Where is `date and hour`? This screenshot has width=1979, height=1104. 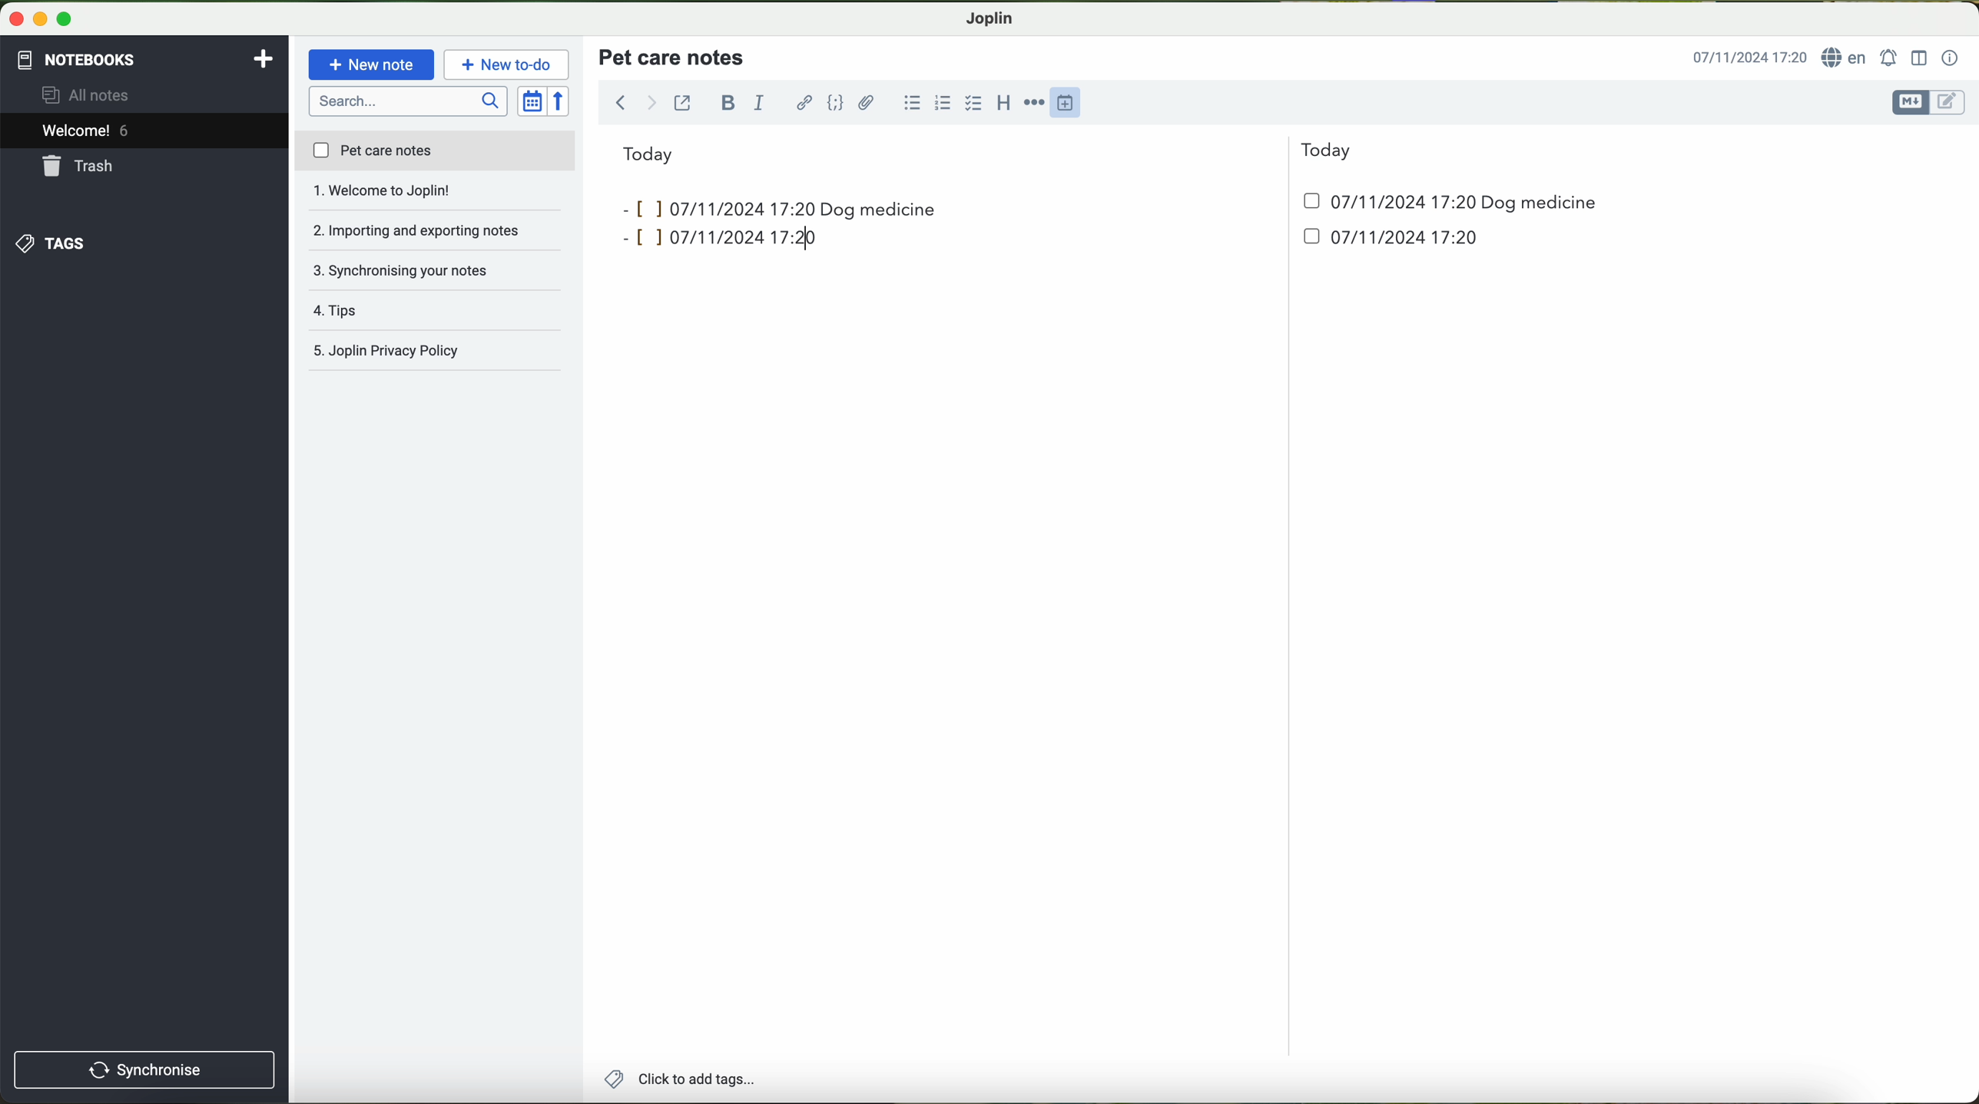
date and hour is located at coordinates (1377, 207).